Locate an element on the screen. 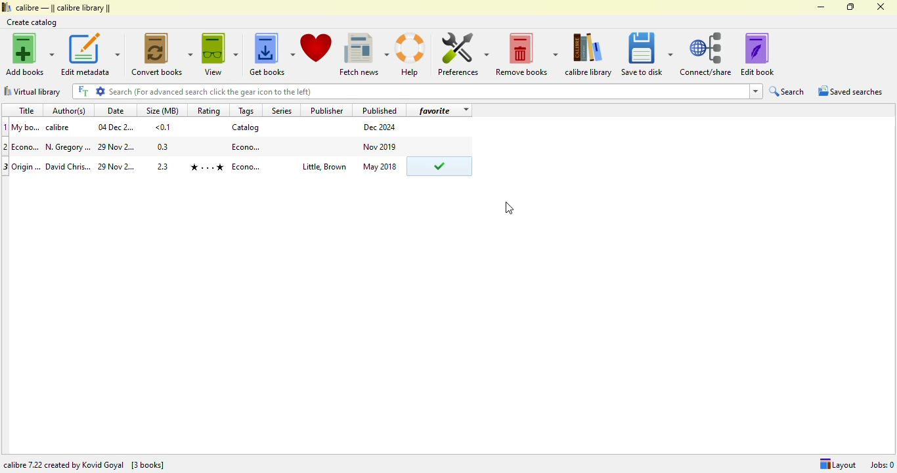 Image resolution: width=897 pixels, height=473 pixels. size is located at coordinates (163, 127).